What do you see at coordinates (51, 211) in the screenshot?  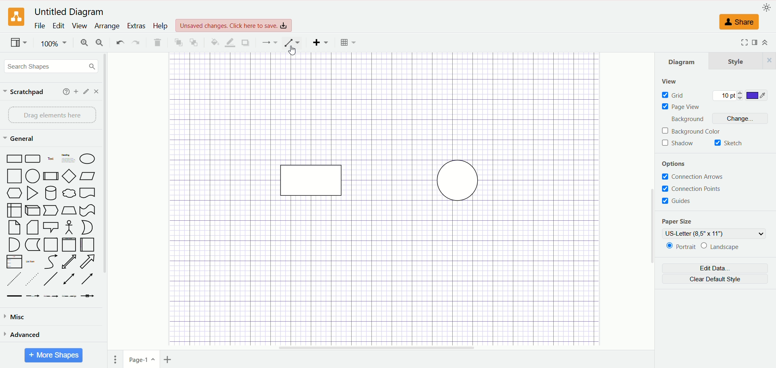 I see `Pointer` at bounding box center [51, 211].